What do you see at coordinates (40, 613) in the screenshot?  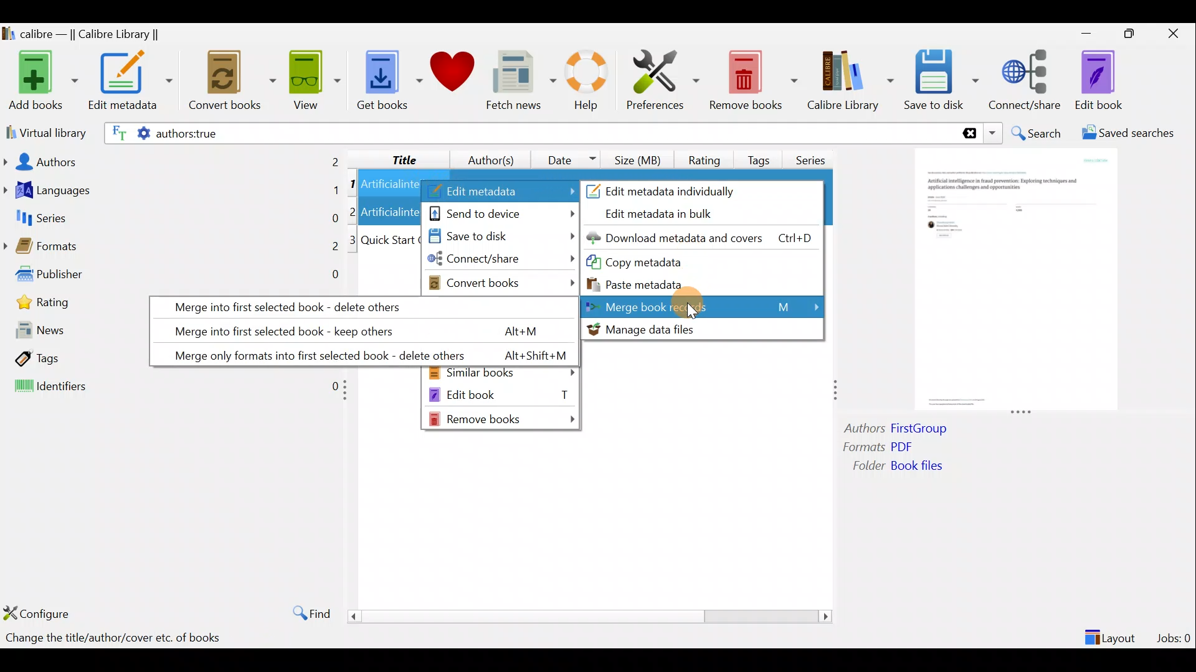 I see `Configure` at bounding box center [40, 613].